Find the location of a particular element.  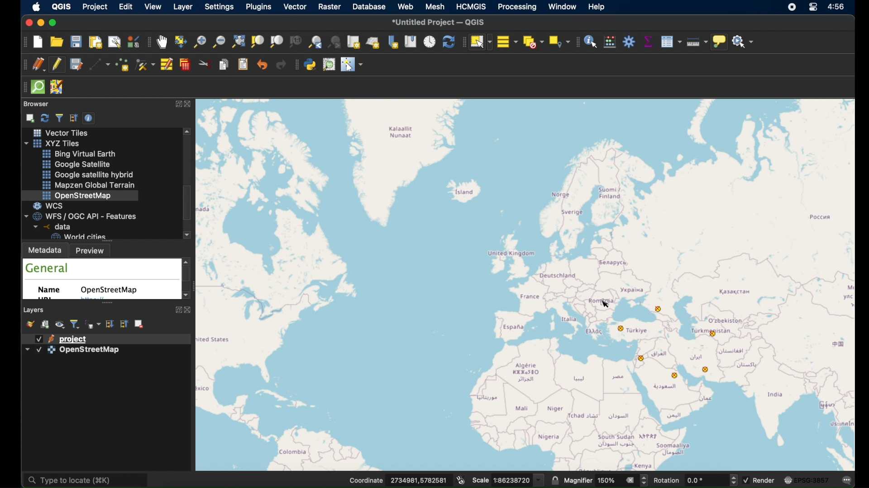

google satellite is located at coordinates (76, 164).